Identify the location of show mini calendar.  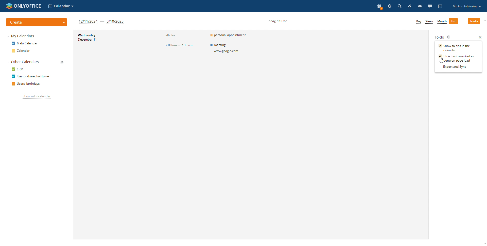
(36, 97).